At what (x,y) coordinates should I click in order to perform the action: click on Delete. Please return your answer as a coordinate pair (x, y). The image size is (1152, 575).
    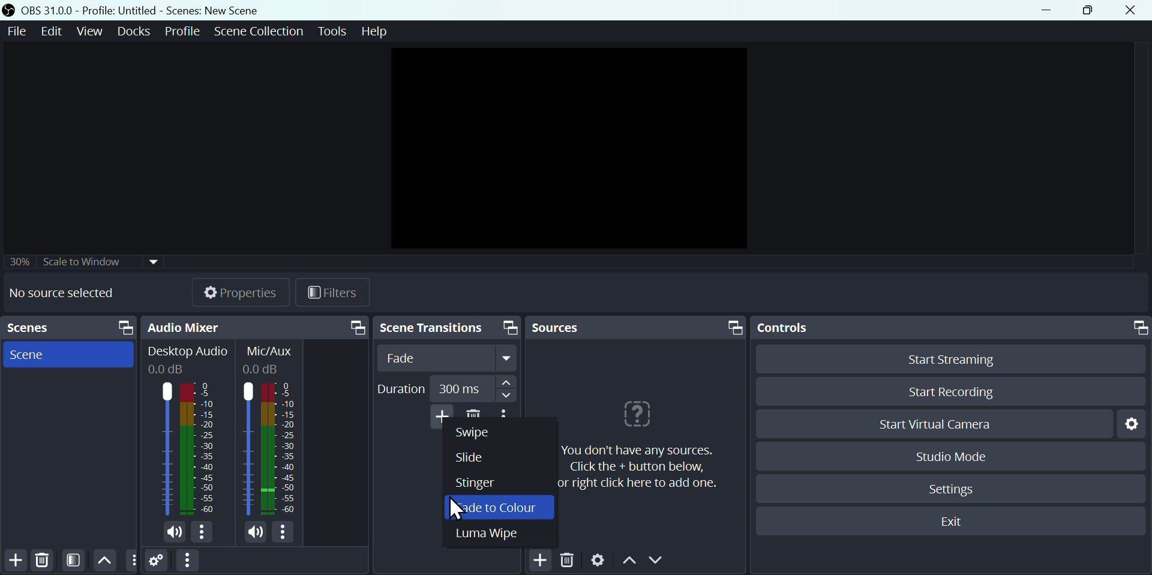
    Looking at the image, I should click on (571, 561).